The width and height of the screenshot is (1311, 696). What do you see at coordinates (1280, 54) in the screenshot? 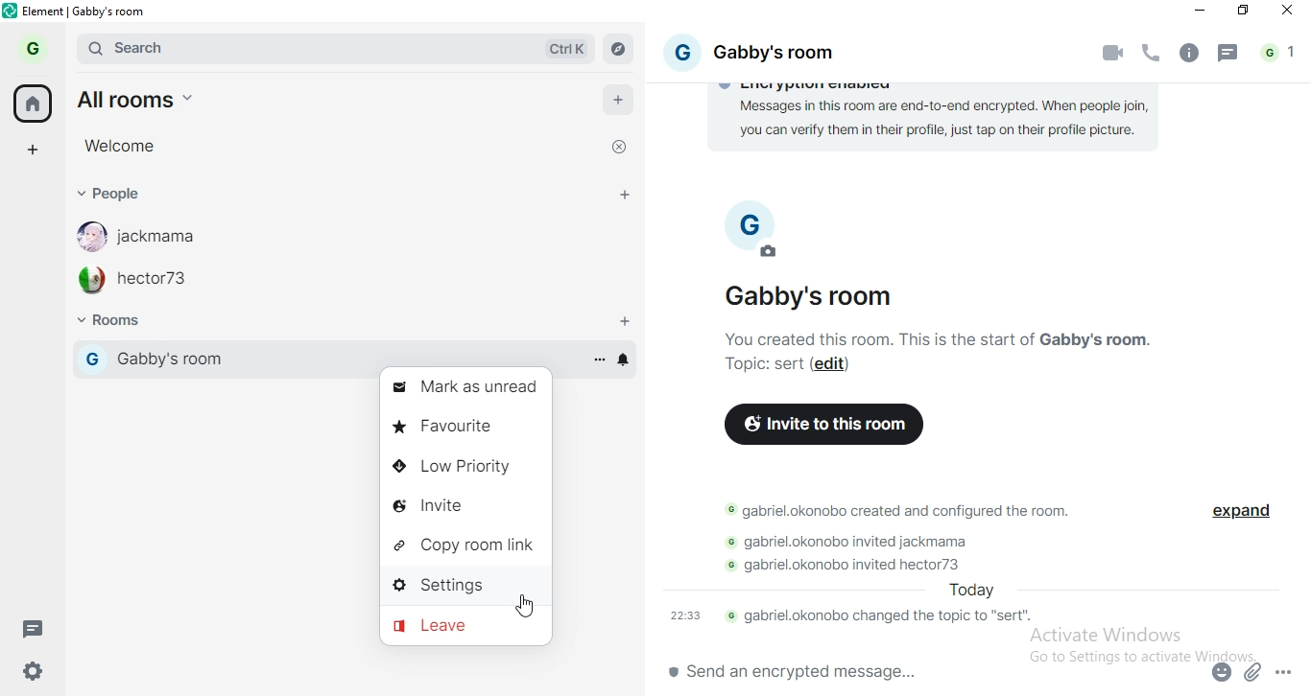
I see `notification` at bounding box center [1280, 54].